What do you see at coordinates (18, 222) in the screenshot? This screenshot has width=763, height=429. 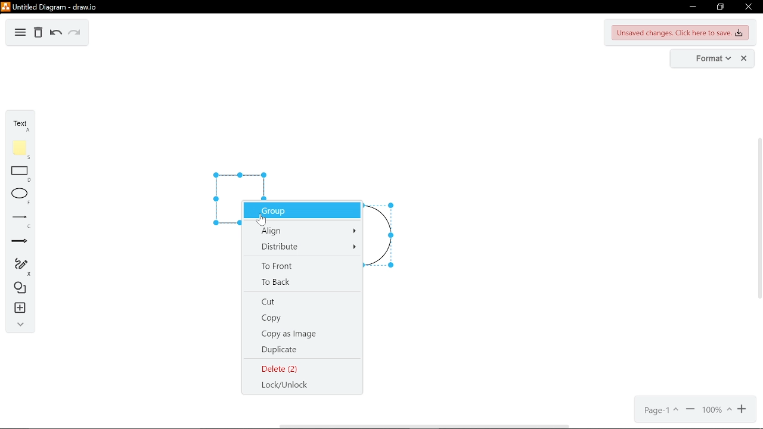 I see `line` at bounding box center [18, 222].